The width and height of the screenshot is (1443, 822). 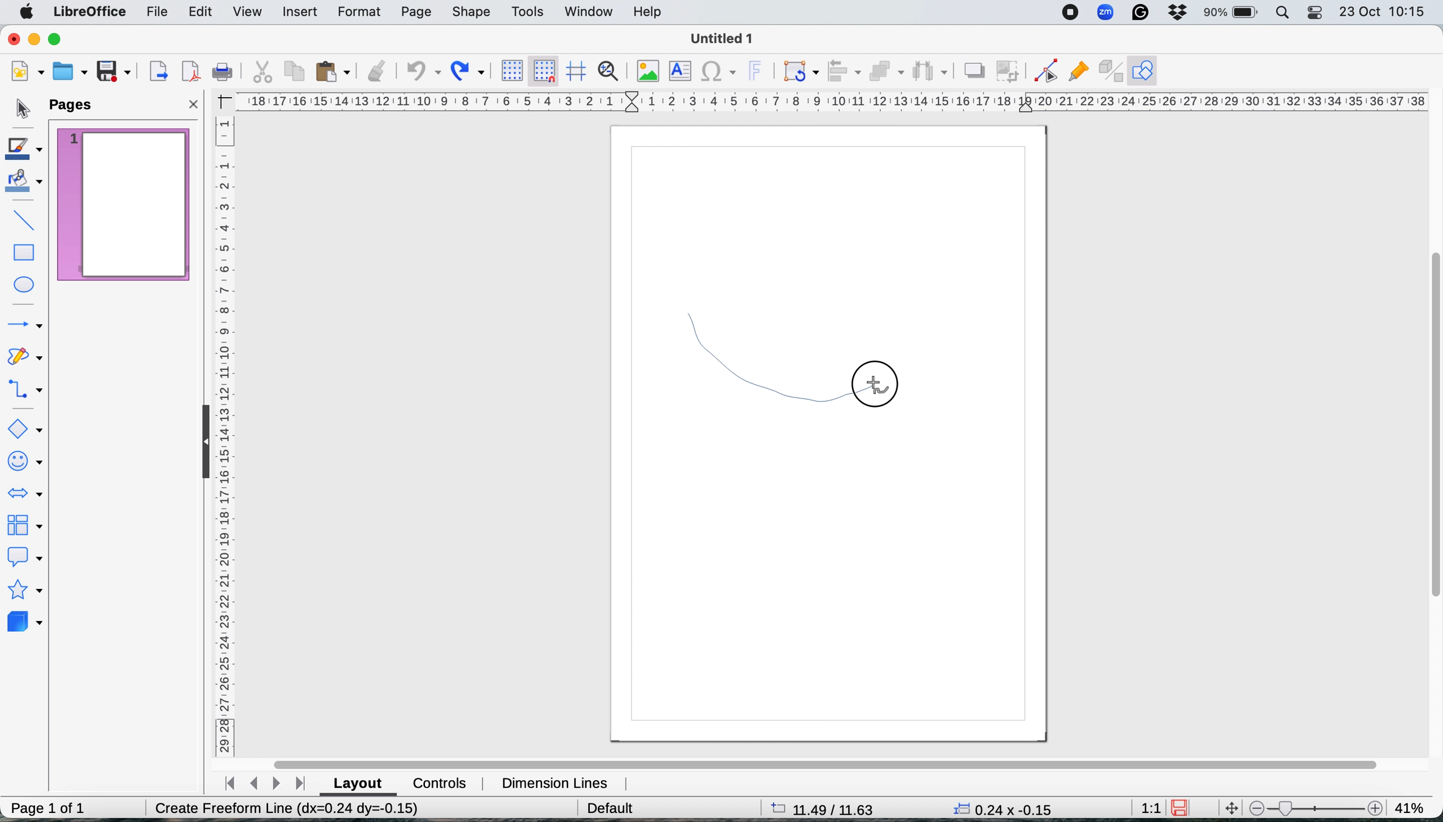 What do you see at coordinates (683, 71) in the screenshot?
I see `insert text` at bounding box center [683, 71].